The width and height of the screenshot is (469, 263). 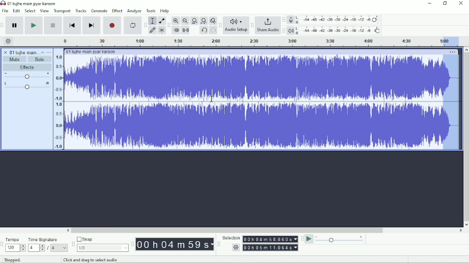 I want to click on Effect, so click(x=118, y=11).